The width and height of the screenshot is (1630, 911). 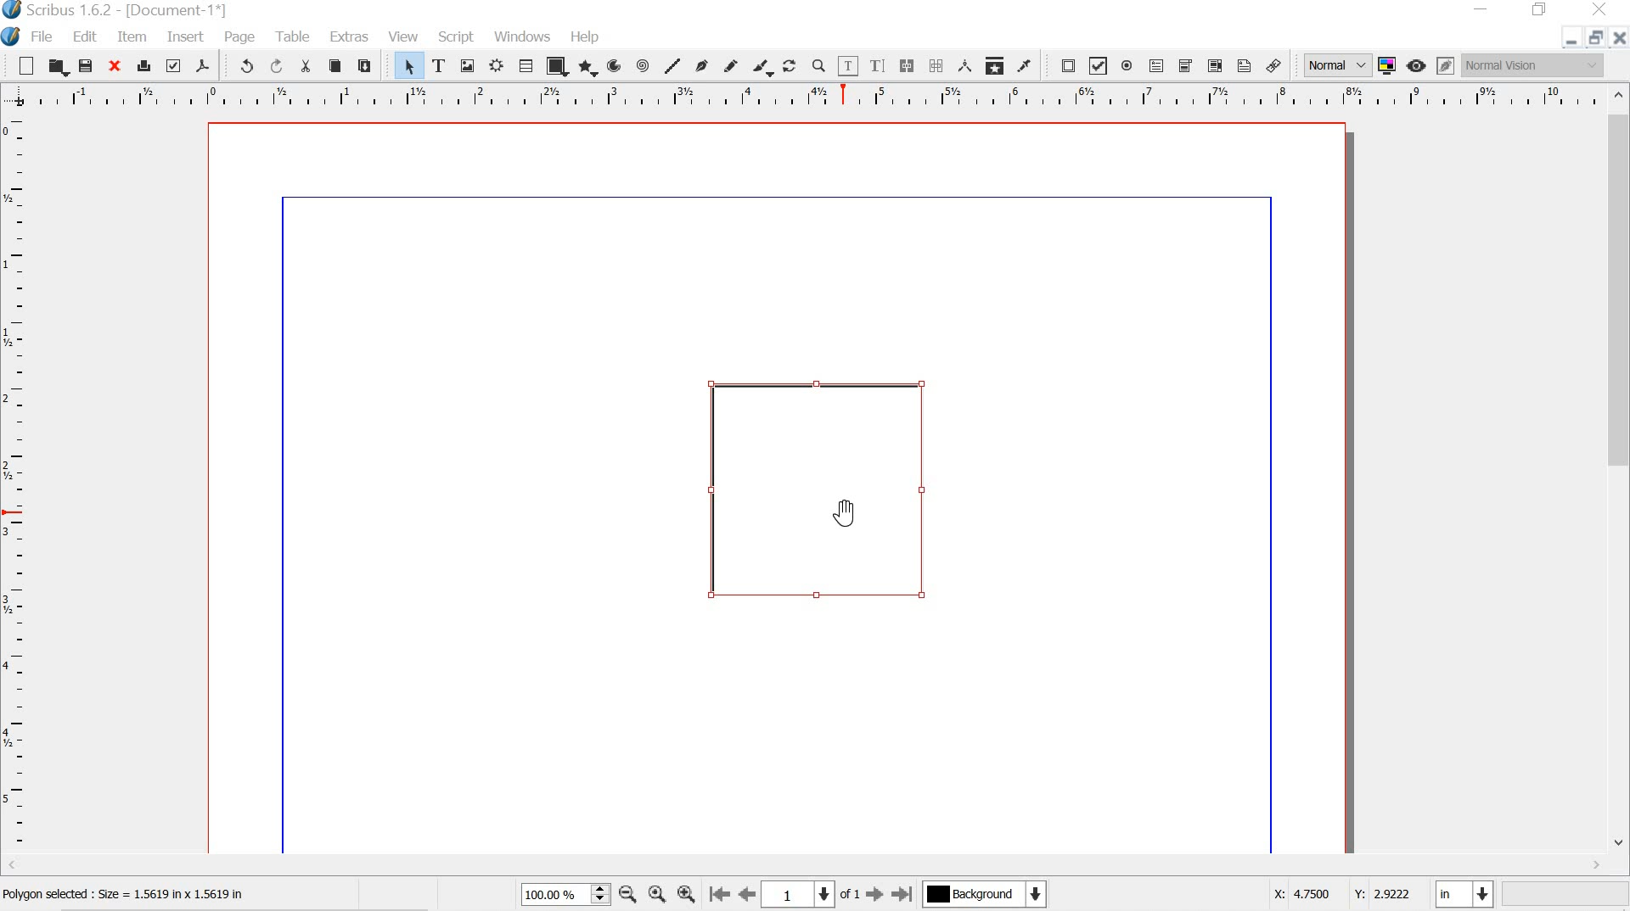 I want to click on pdf check box, so click(x=1099, y=65).